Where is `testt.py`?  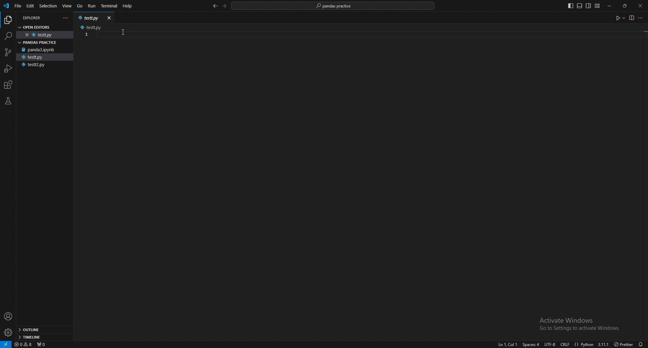 testt.py is located at coordinates (89, 18).